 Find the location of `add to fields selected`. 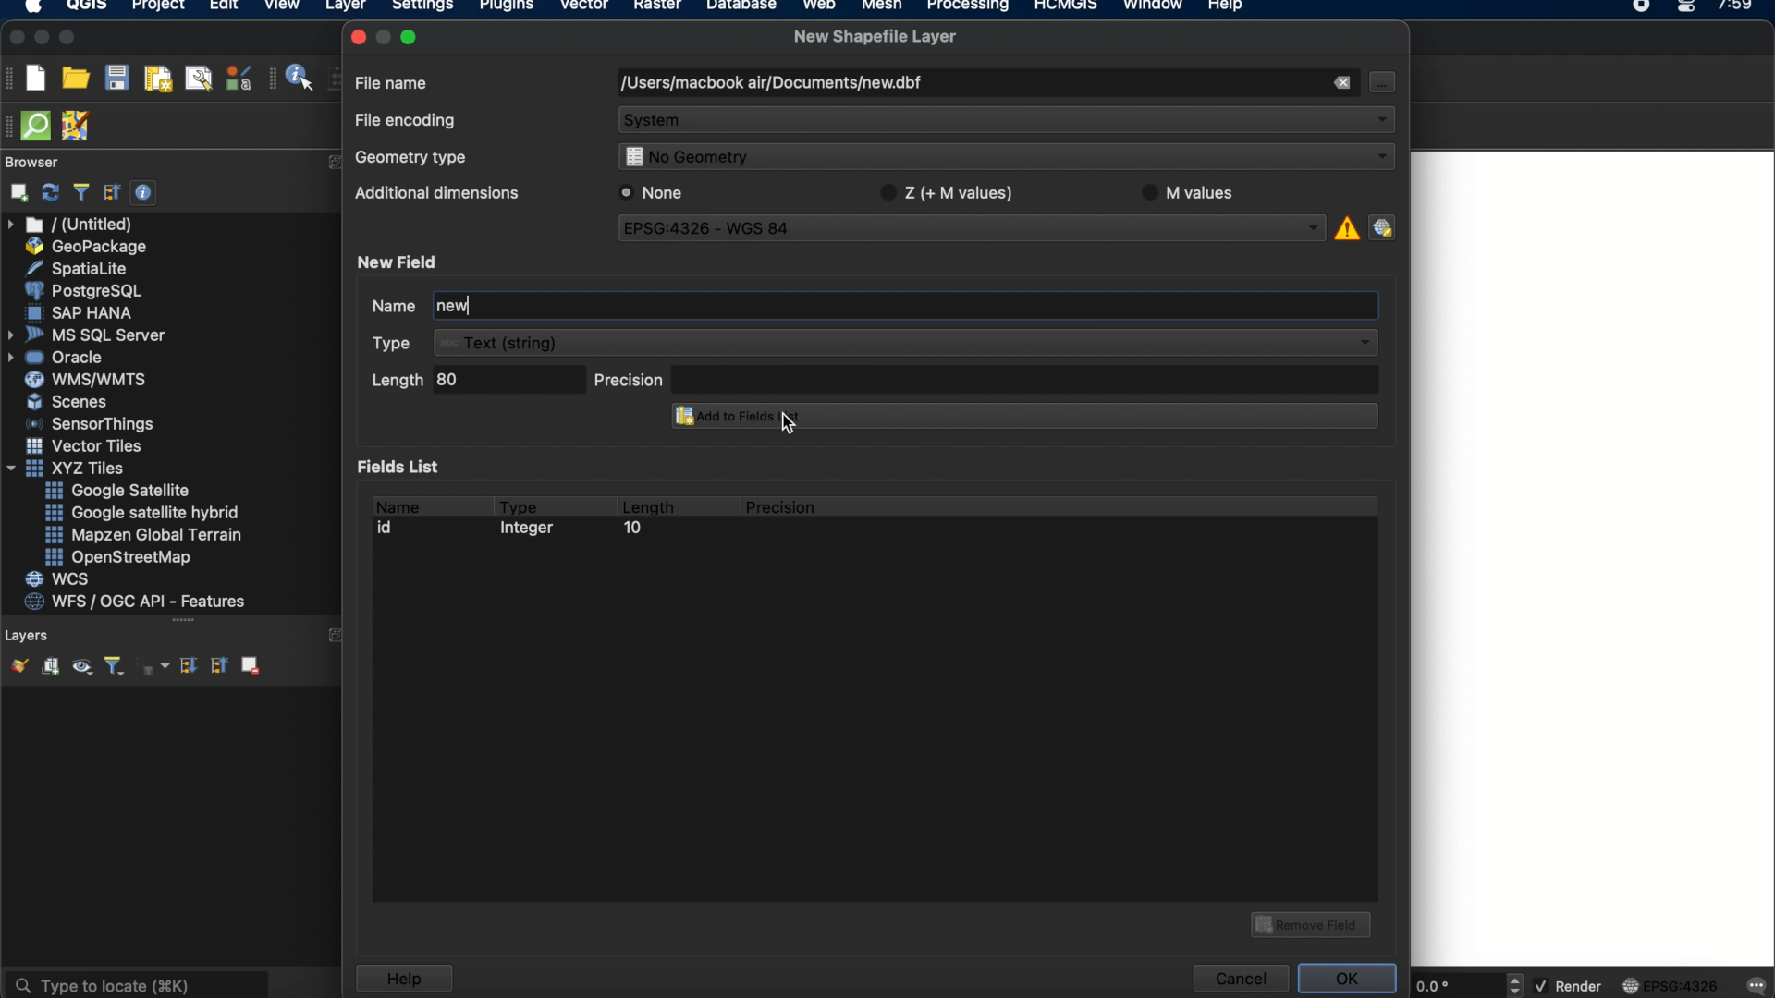

add to fields selected is located at coordinates (1018, 418).